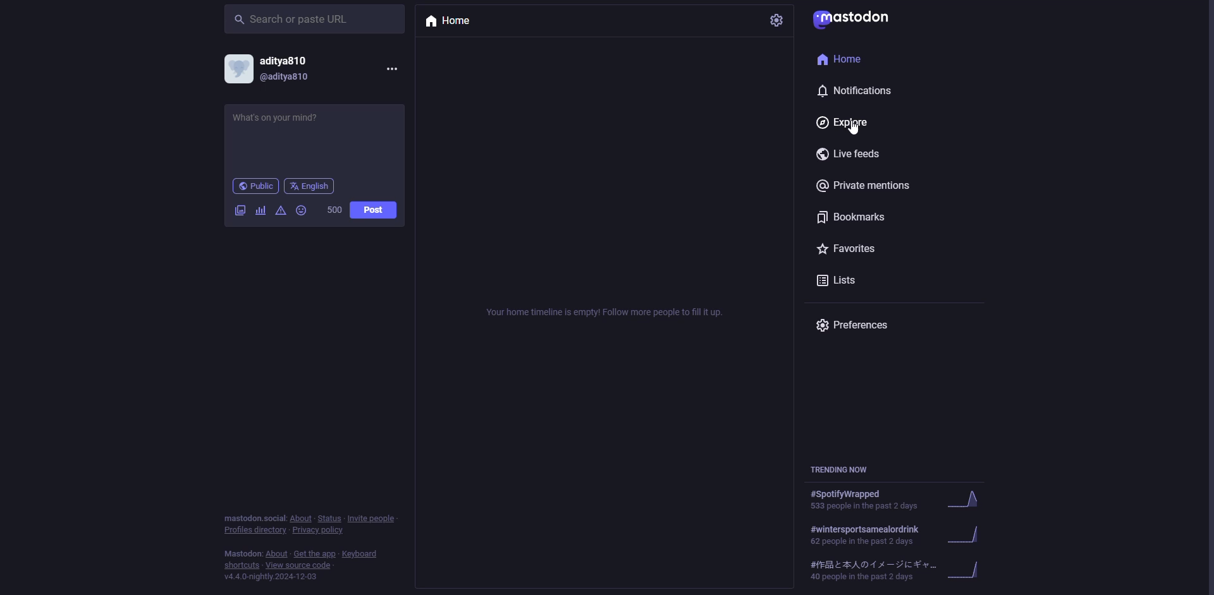 The width and height of the screenshot is (1214, 595). Describe the element at coordinates (852, 248) in the screenshot. I see `favorites` at that location.